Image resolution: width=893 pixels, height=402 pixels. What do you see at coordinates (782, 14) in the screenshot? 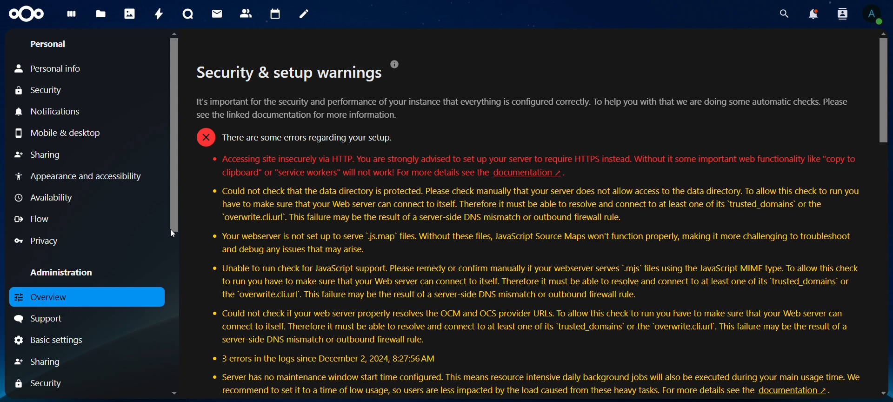
I see `search` at bounding box center [782, 14].